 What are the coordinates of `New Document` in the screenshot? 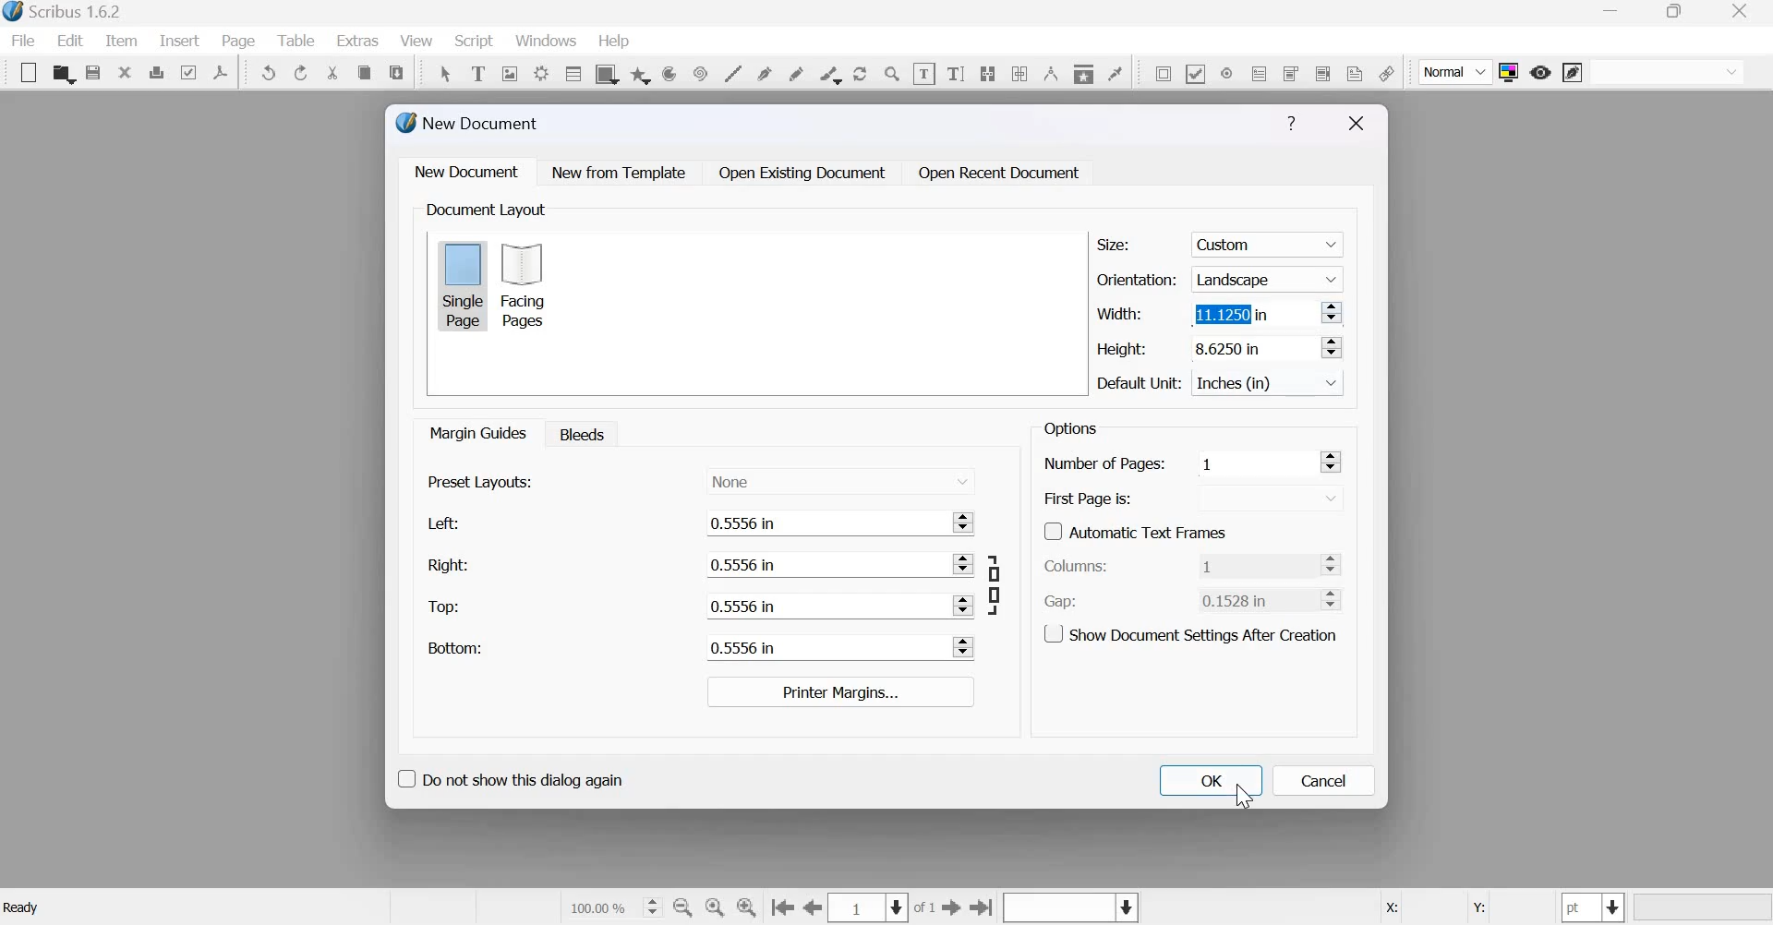 It's located at (469, 123).